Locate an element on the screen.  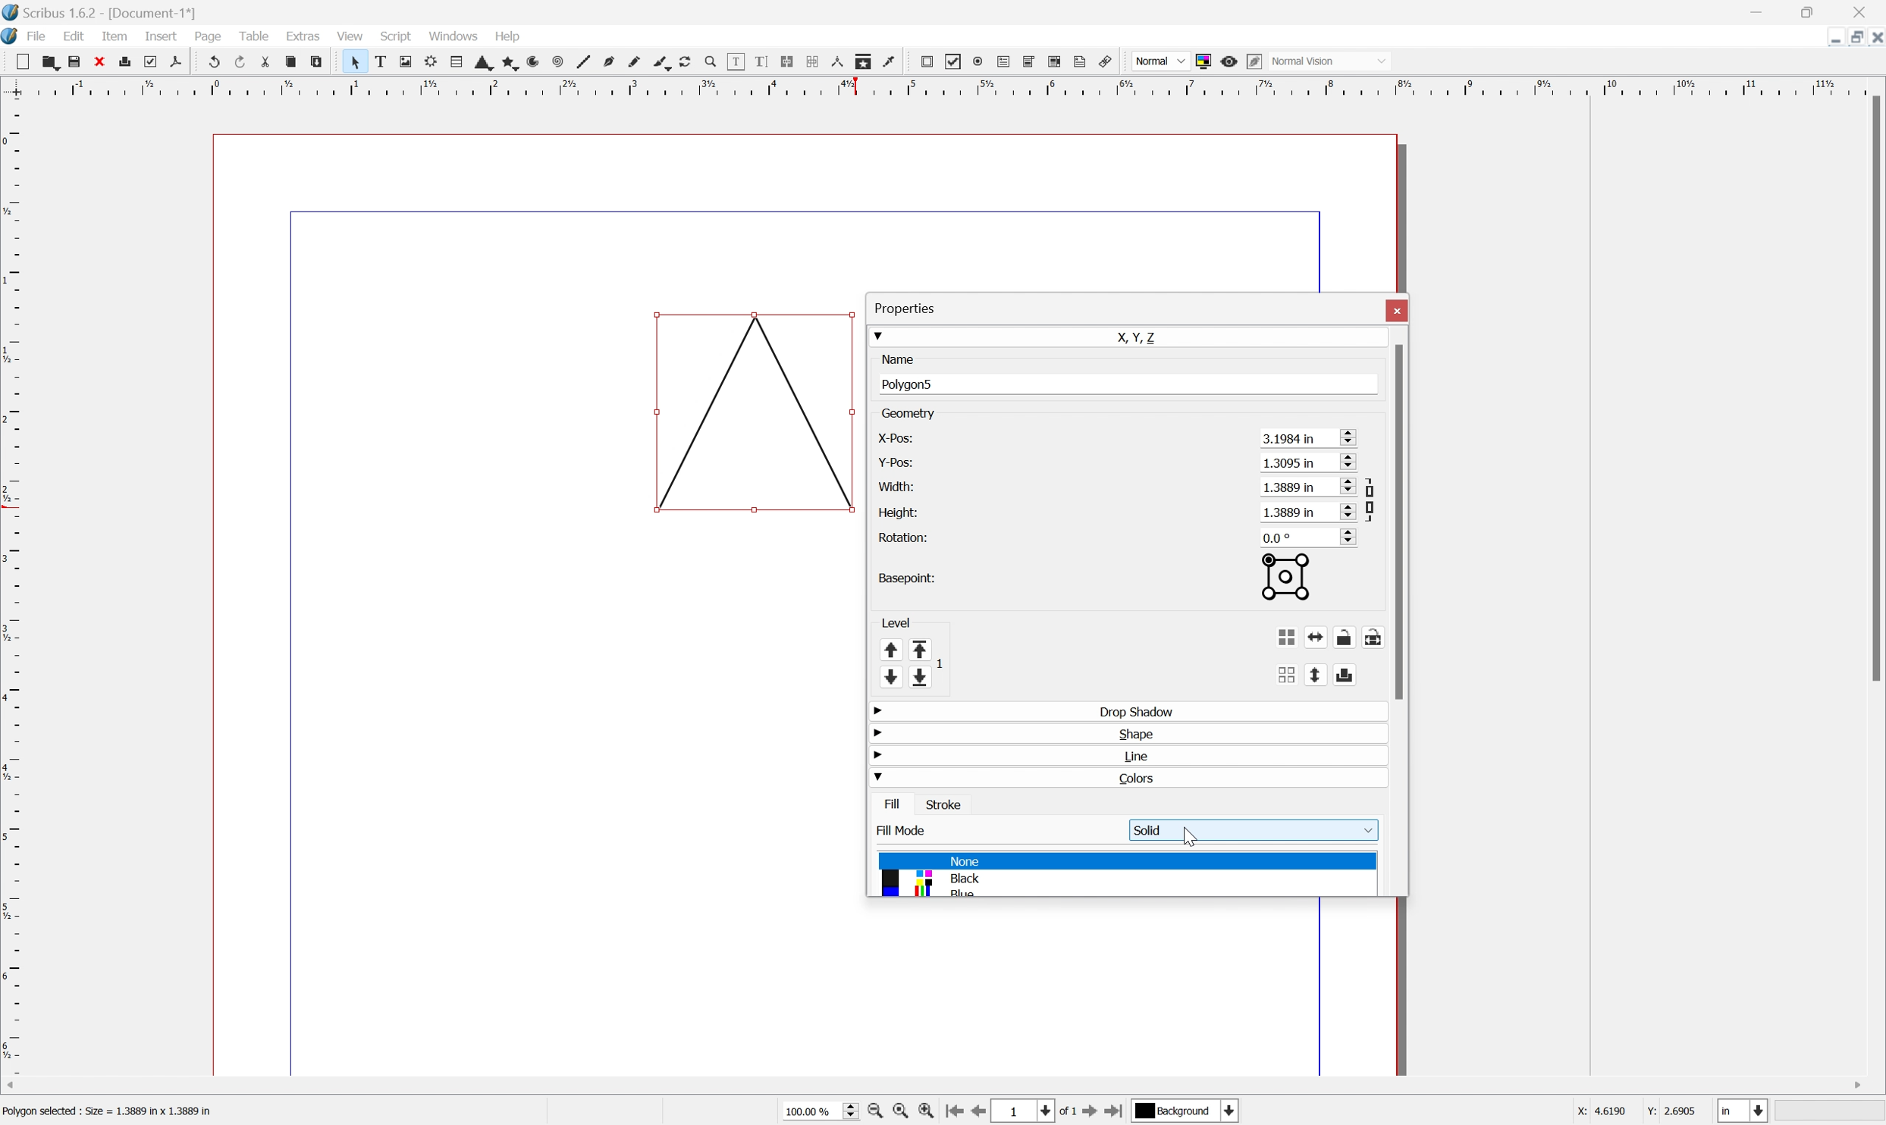
Y: 1.3254 is located at coordinates (1671, 1112).